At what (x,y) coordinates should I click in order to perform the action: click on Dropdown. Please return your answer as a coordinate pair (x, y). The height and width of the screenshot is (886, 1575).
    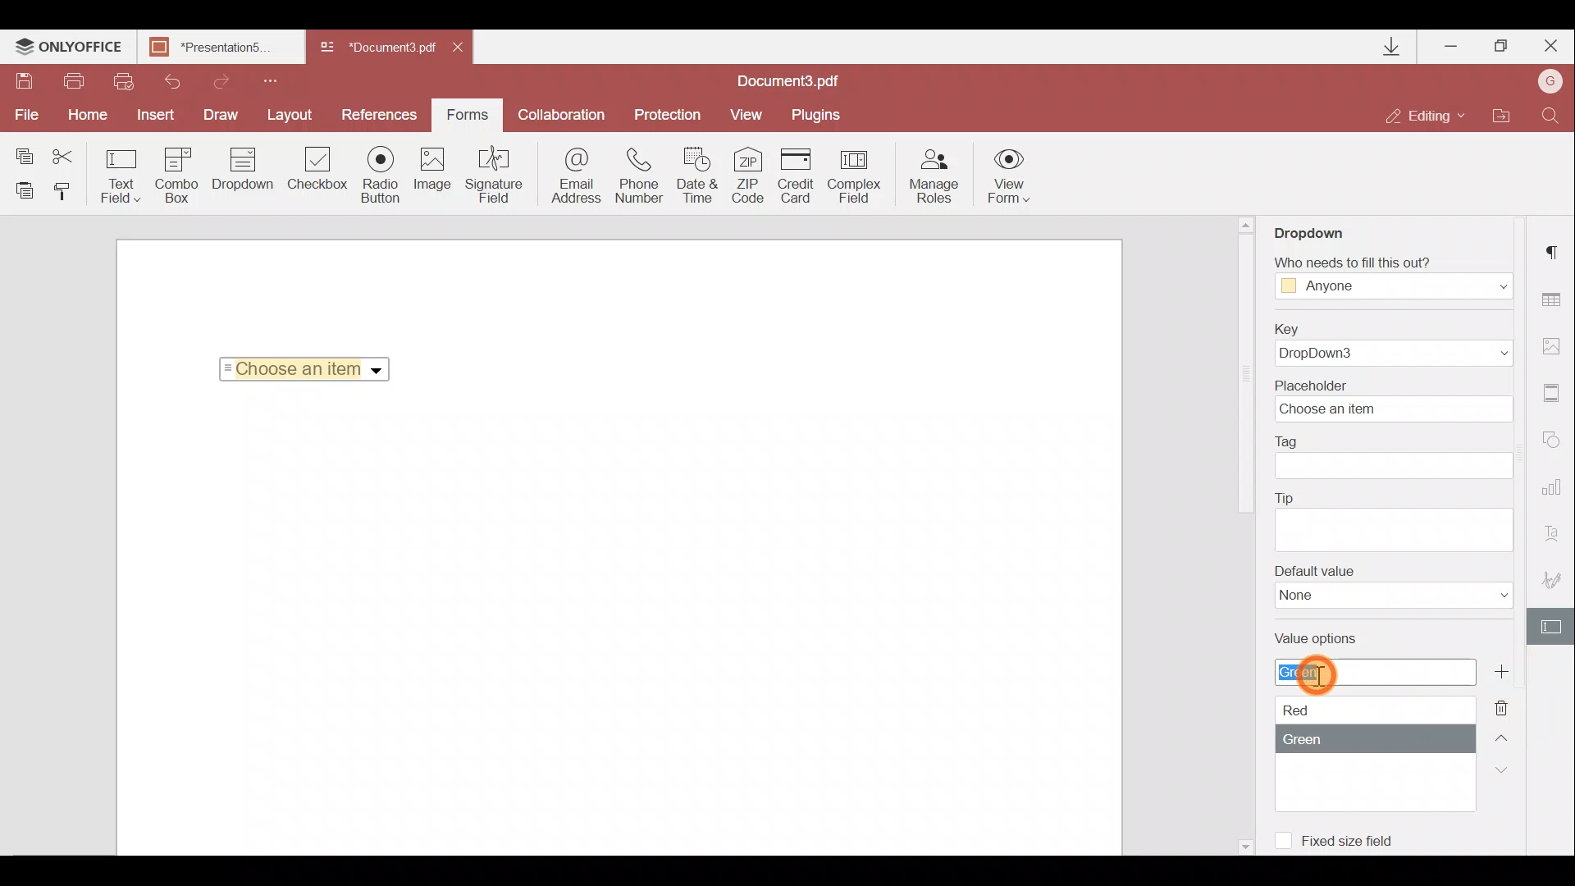
    Looking at the image, I should click on (240, 178).